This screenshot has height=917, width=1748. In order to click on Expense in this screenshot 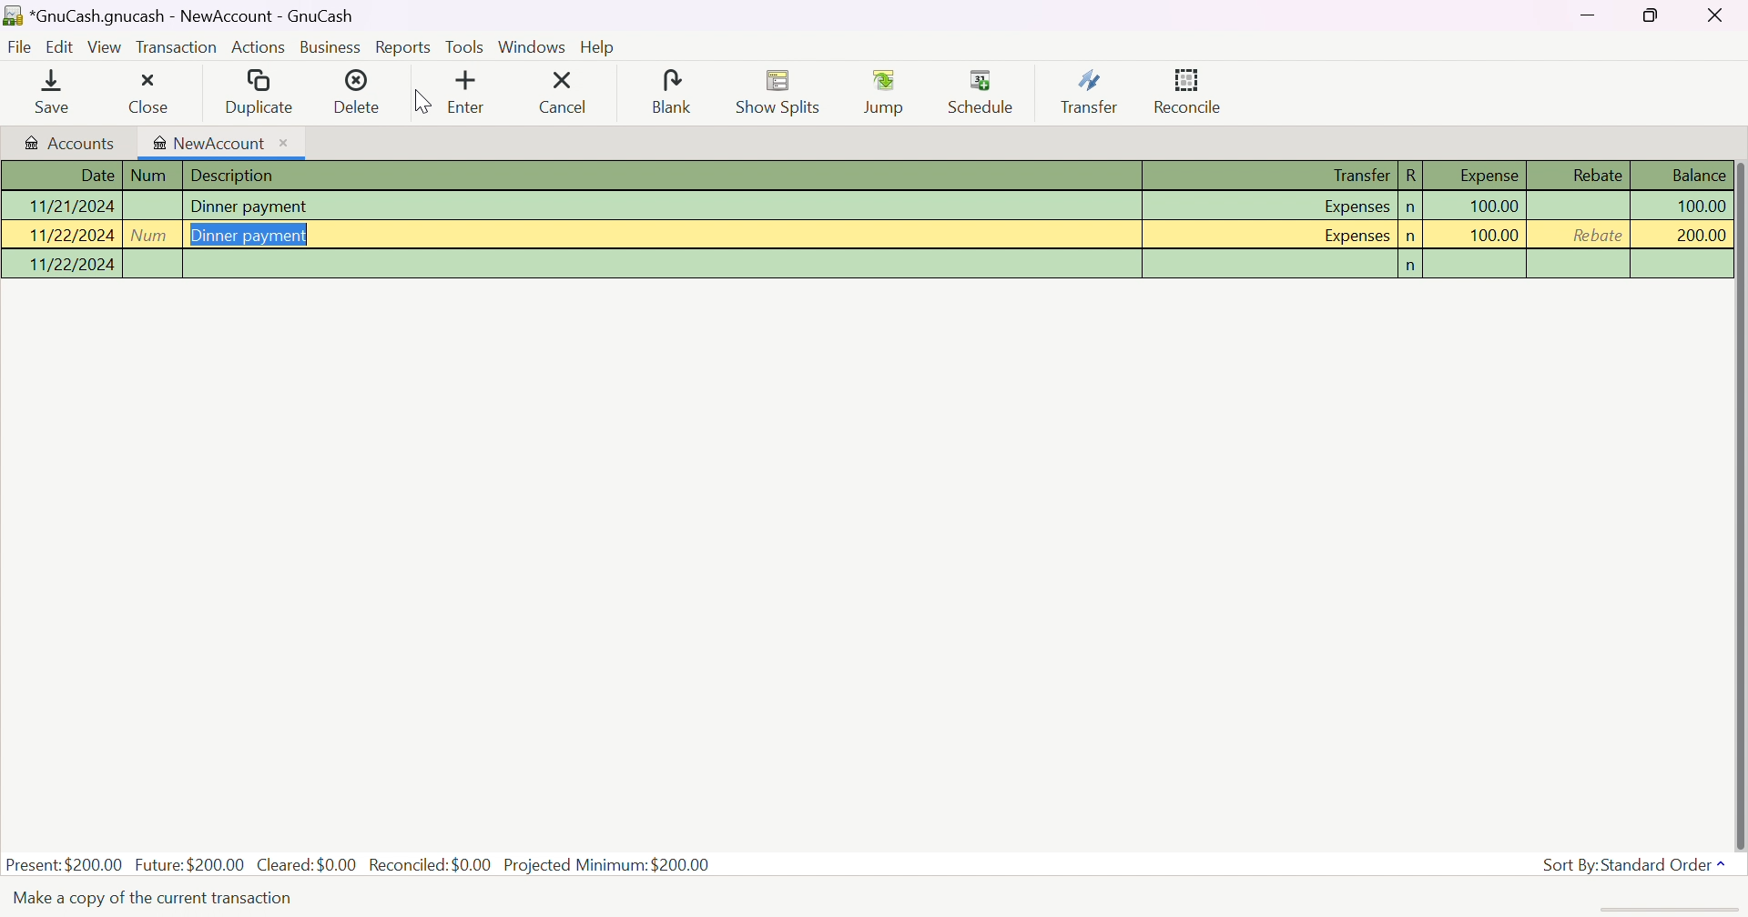, I will do `click(1488, 175)`.